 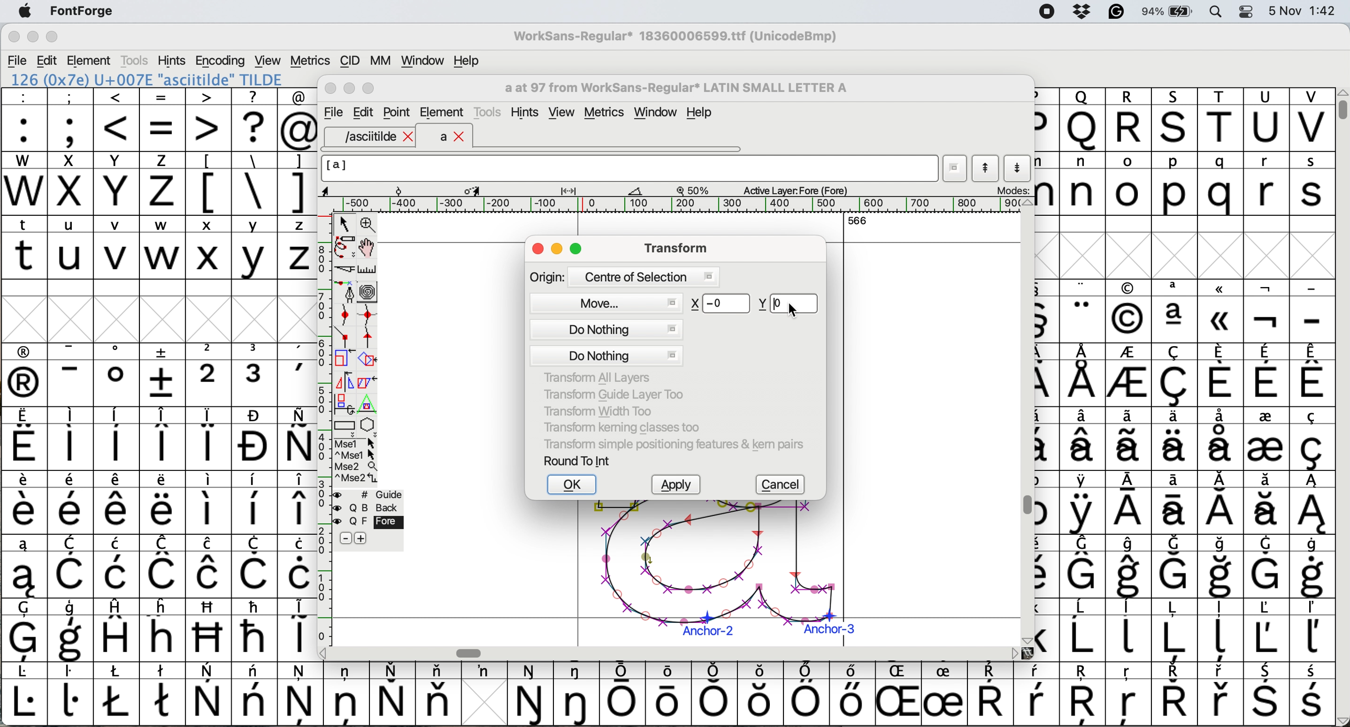 I want to click on a, so click(x=453, y=137).